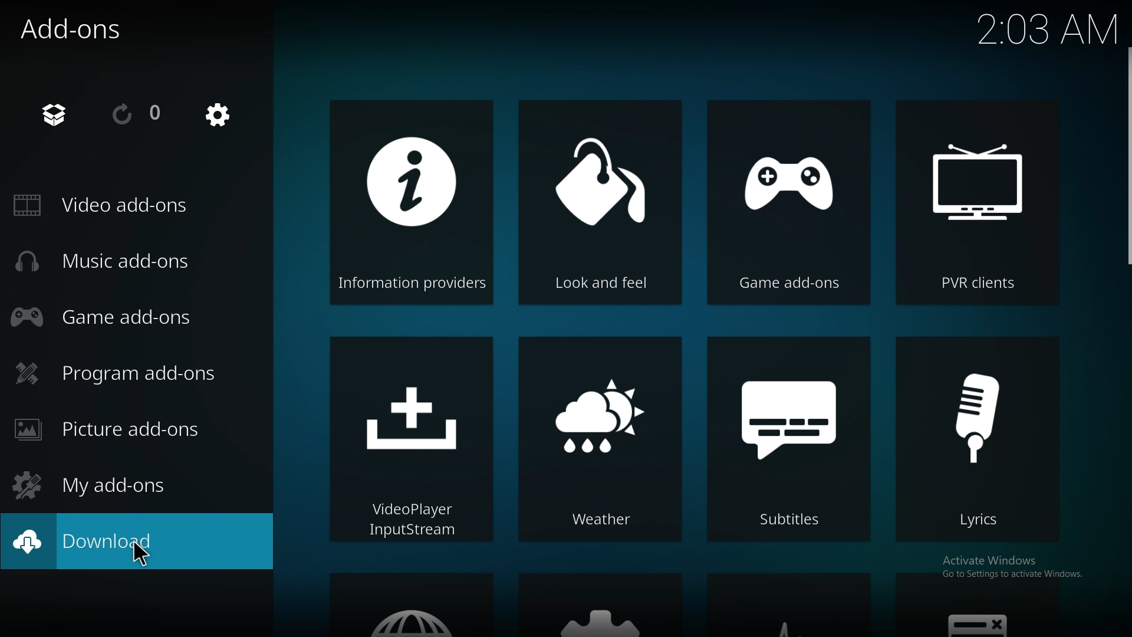 The height and width of the screenshot is (637, 1132). Describe the element at coordinates (410, 202) in the screenshot. I see `information providers` at that location.